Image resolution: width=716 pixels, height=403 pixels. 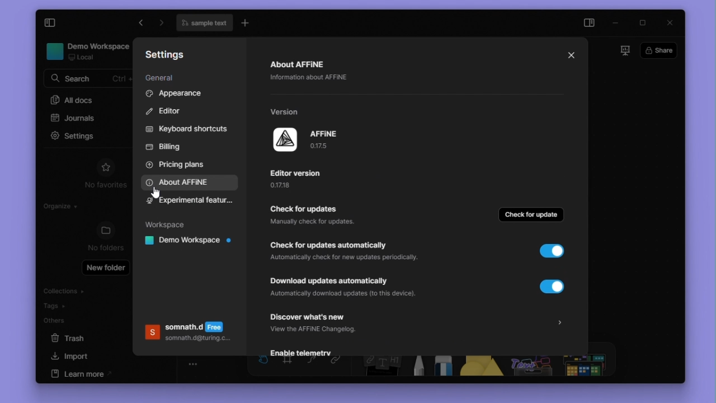 What do you see at coordinates (551, 287) in the screenshot?
I see `toggle button (ON)` at bounding box center [551, 287].